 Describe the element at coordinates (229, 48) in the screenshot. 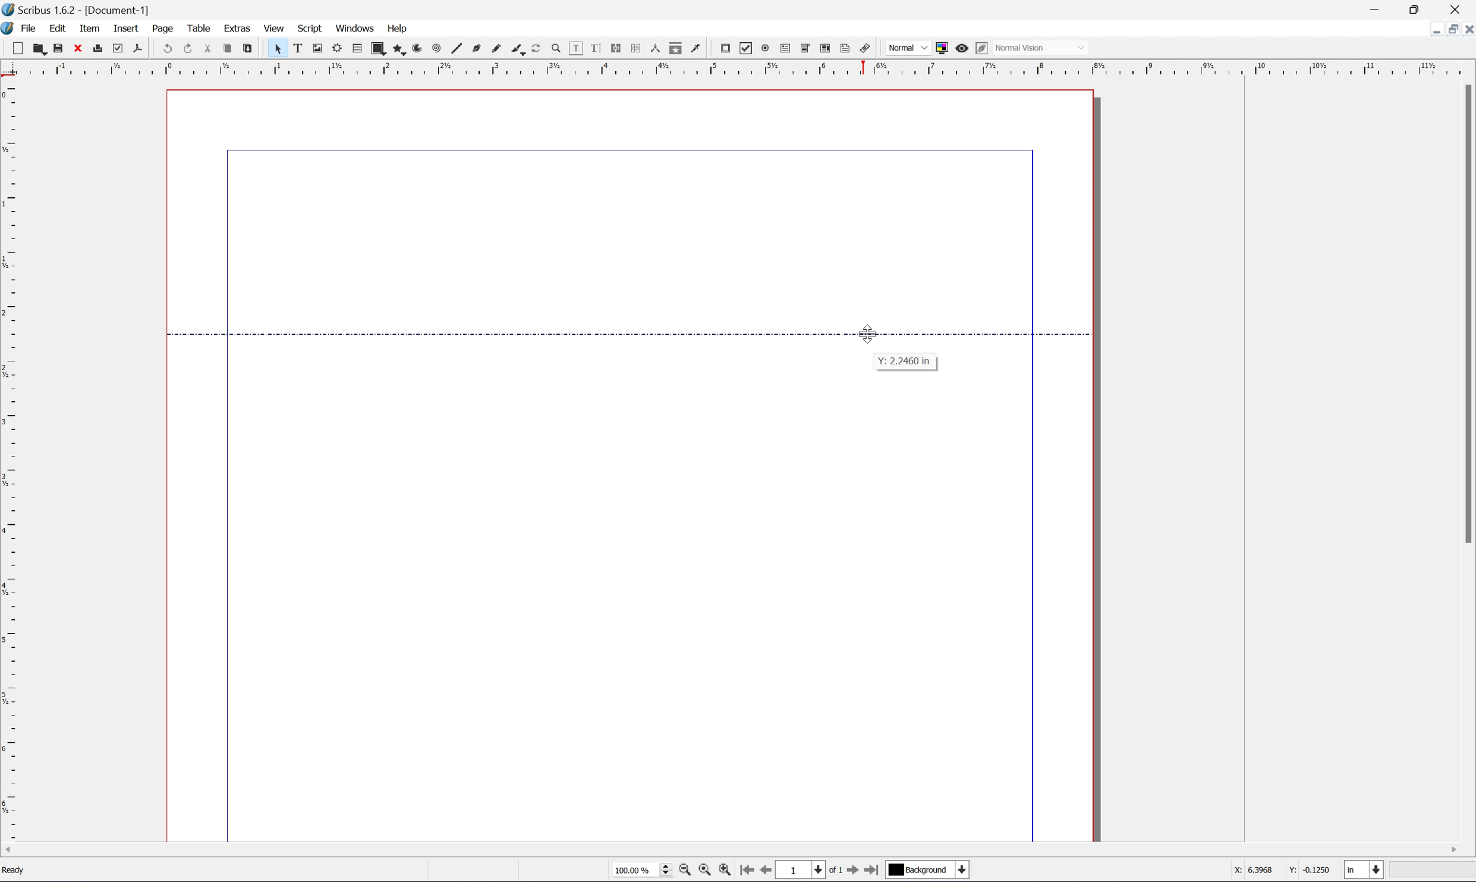

I see `copy` at that location.